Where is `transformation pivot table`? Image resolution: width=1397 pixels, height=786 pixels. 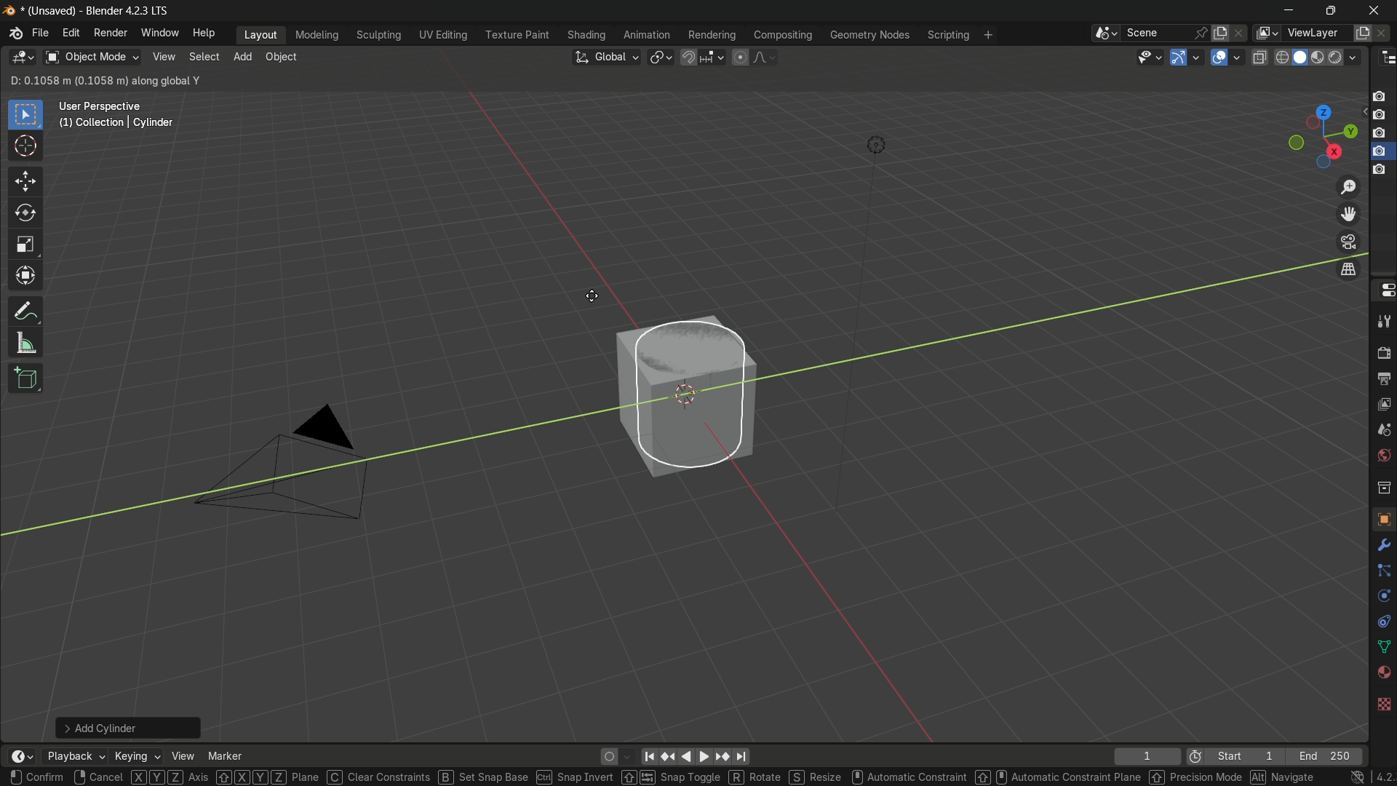 transformation pivot table is located at coordinates (662, 57).